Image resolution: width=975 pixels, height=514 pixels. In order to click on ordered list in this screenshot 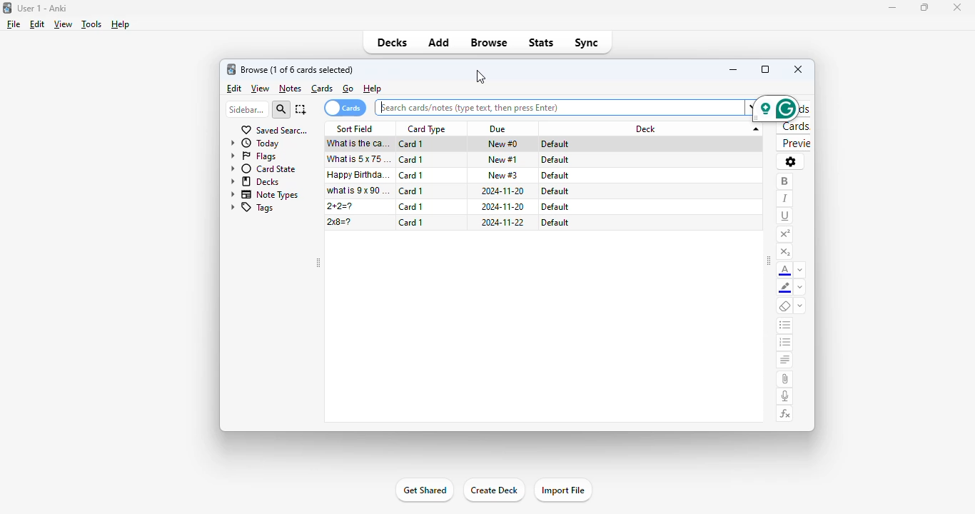, I will do `click(785, 343)`.